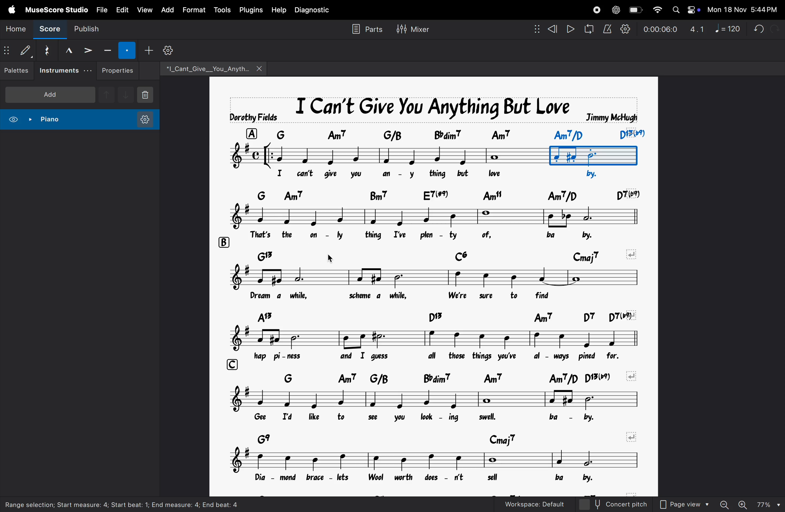 The image size is (785, 512). What do you see at coordinates (144, 118) in the screenshot?
I see `instrument settings` at bounding box center [144, 118].